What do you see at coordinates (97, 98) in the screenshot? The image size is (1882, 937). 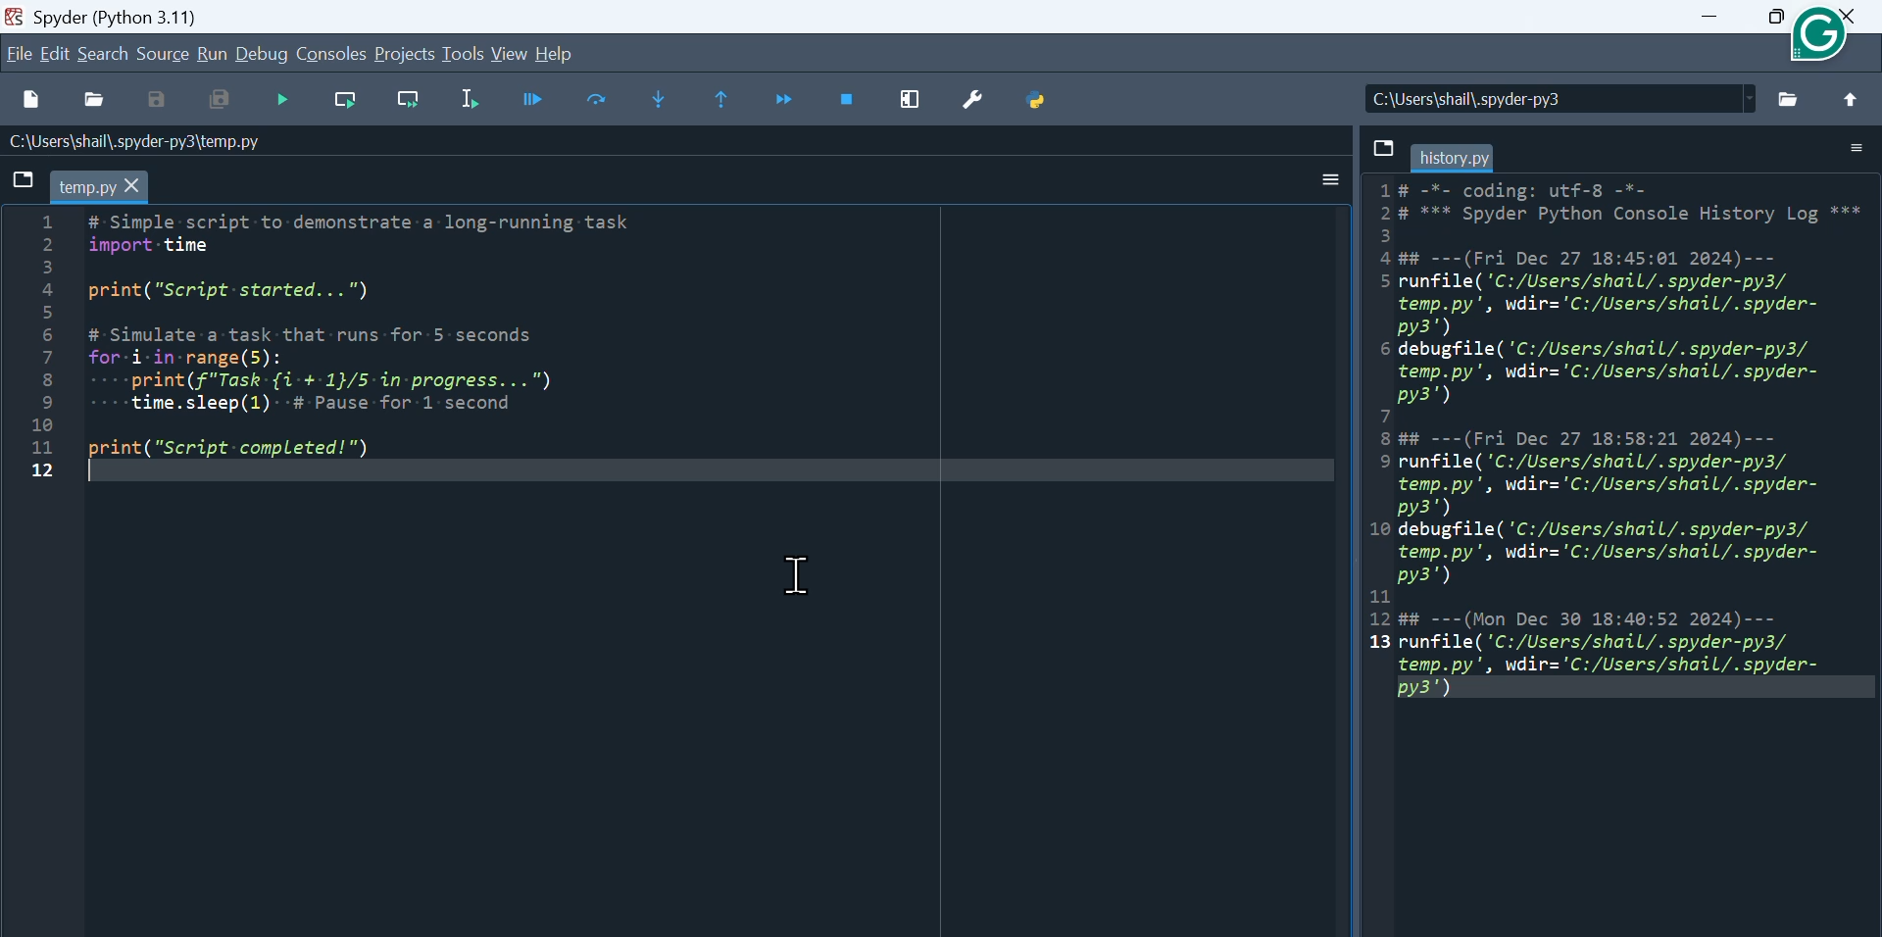 I see `Open File` at bounding box center [97, 98].